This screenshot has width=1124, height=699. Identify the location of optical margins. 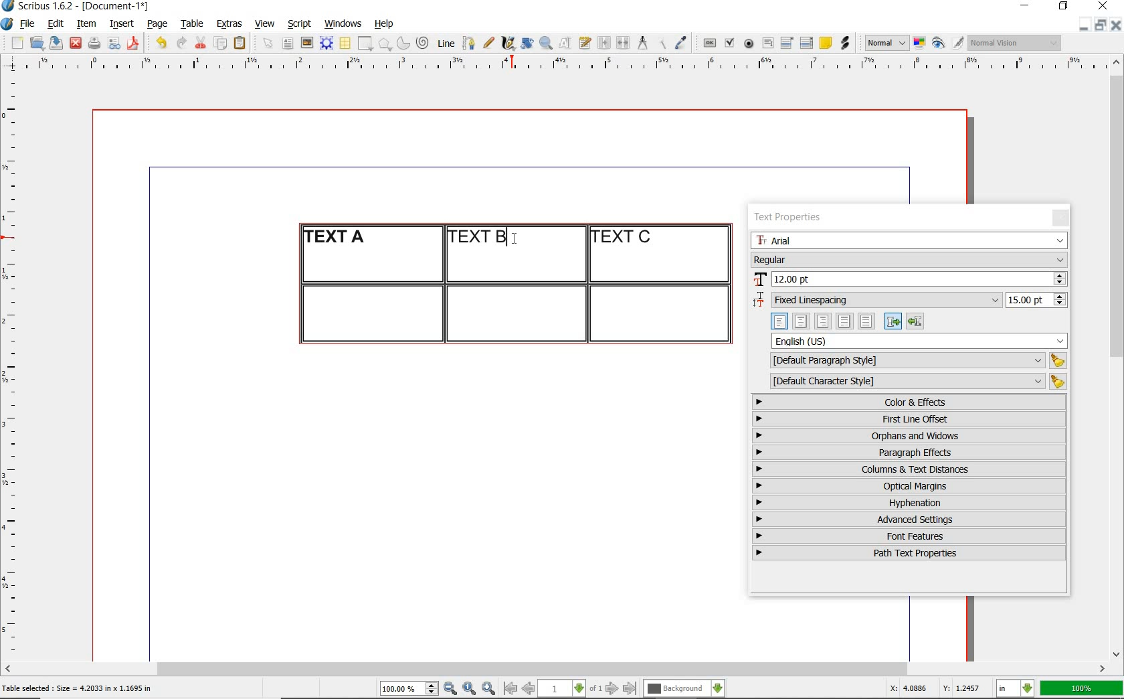
(910, 486).